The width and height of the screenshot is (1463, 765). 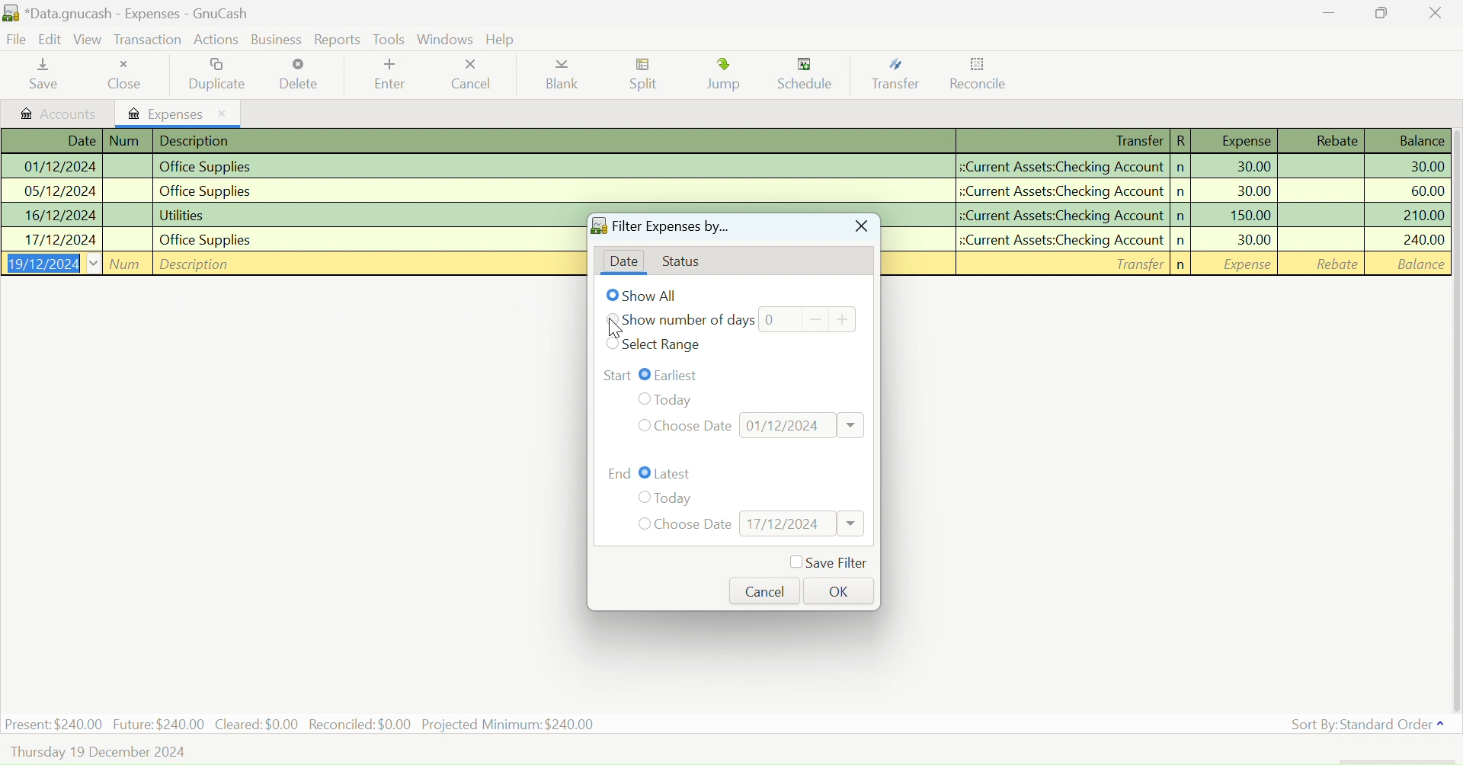 I want to click on Edit, so click(x=51, y=40).